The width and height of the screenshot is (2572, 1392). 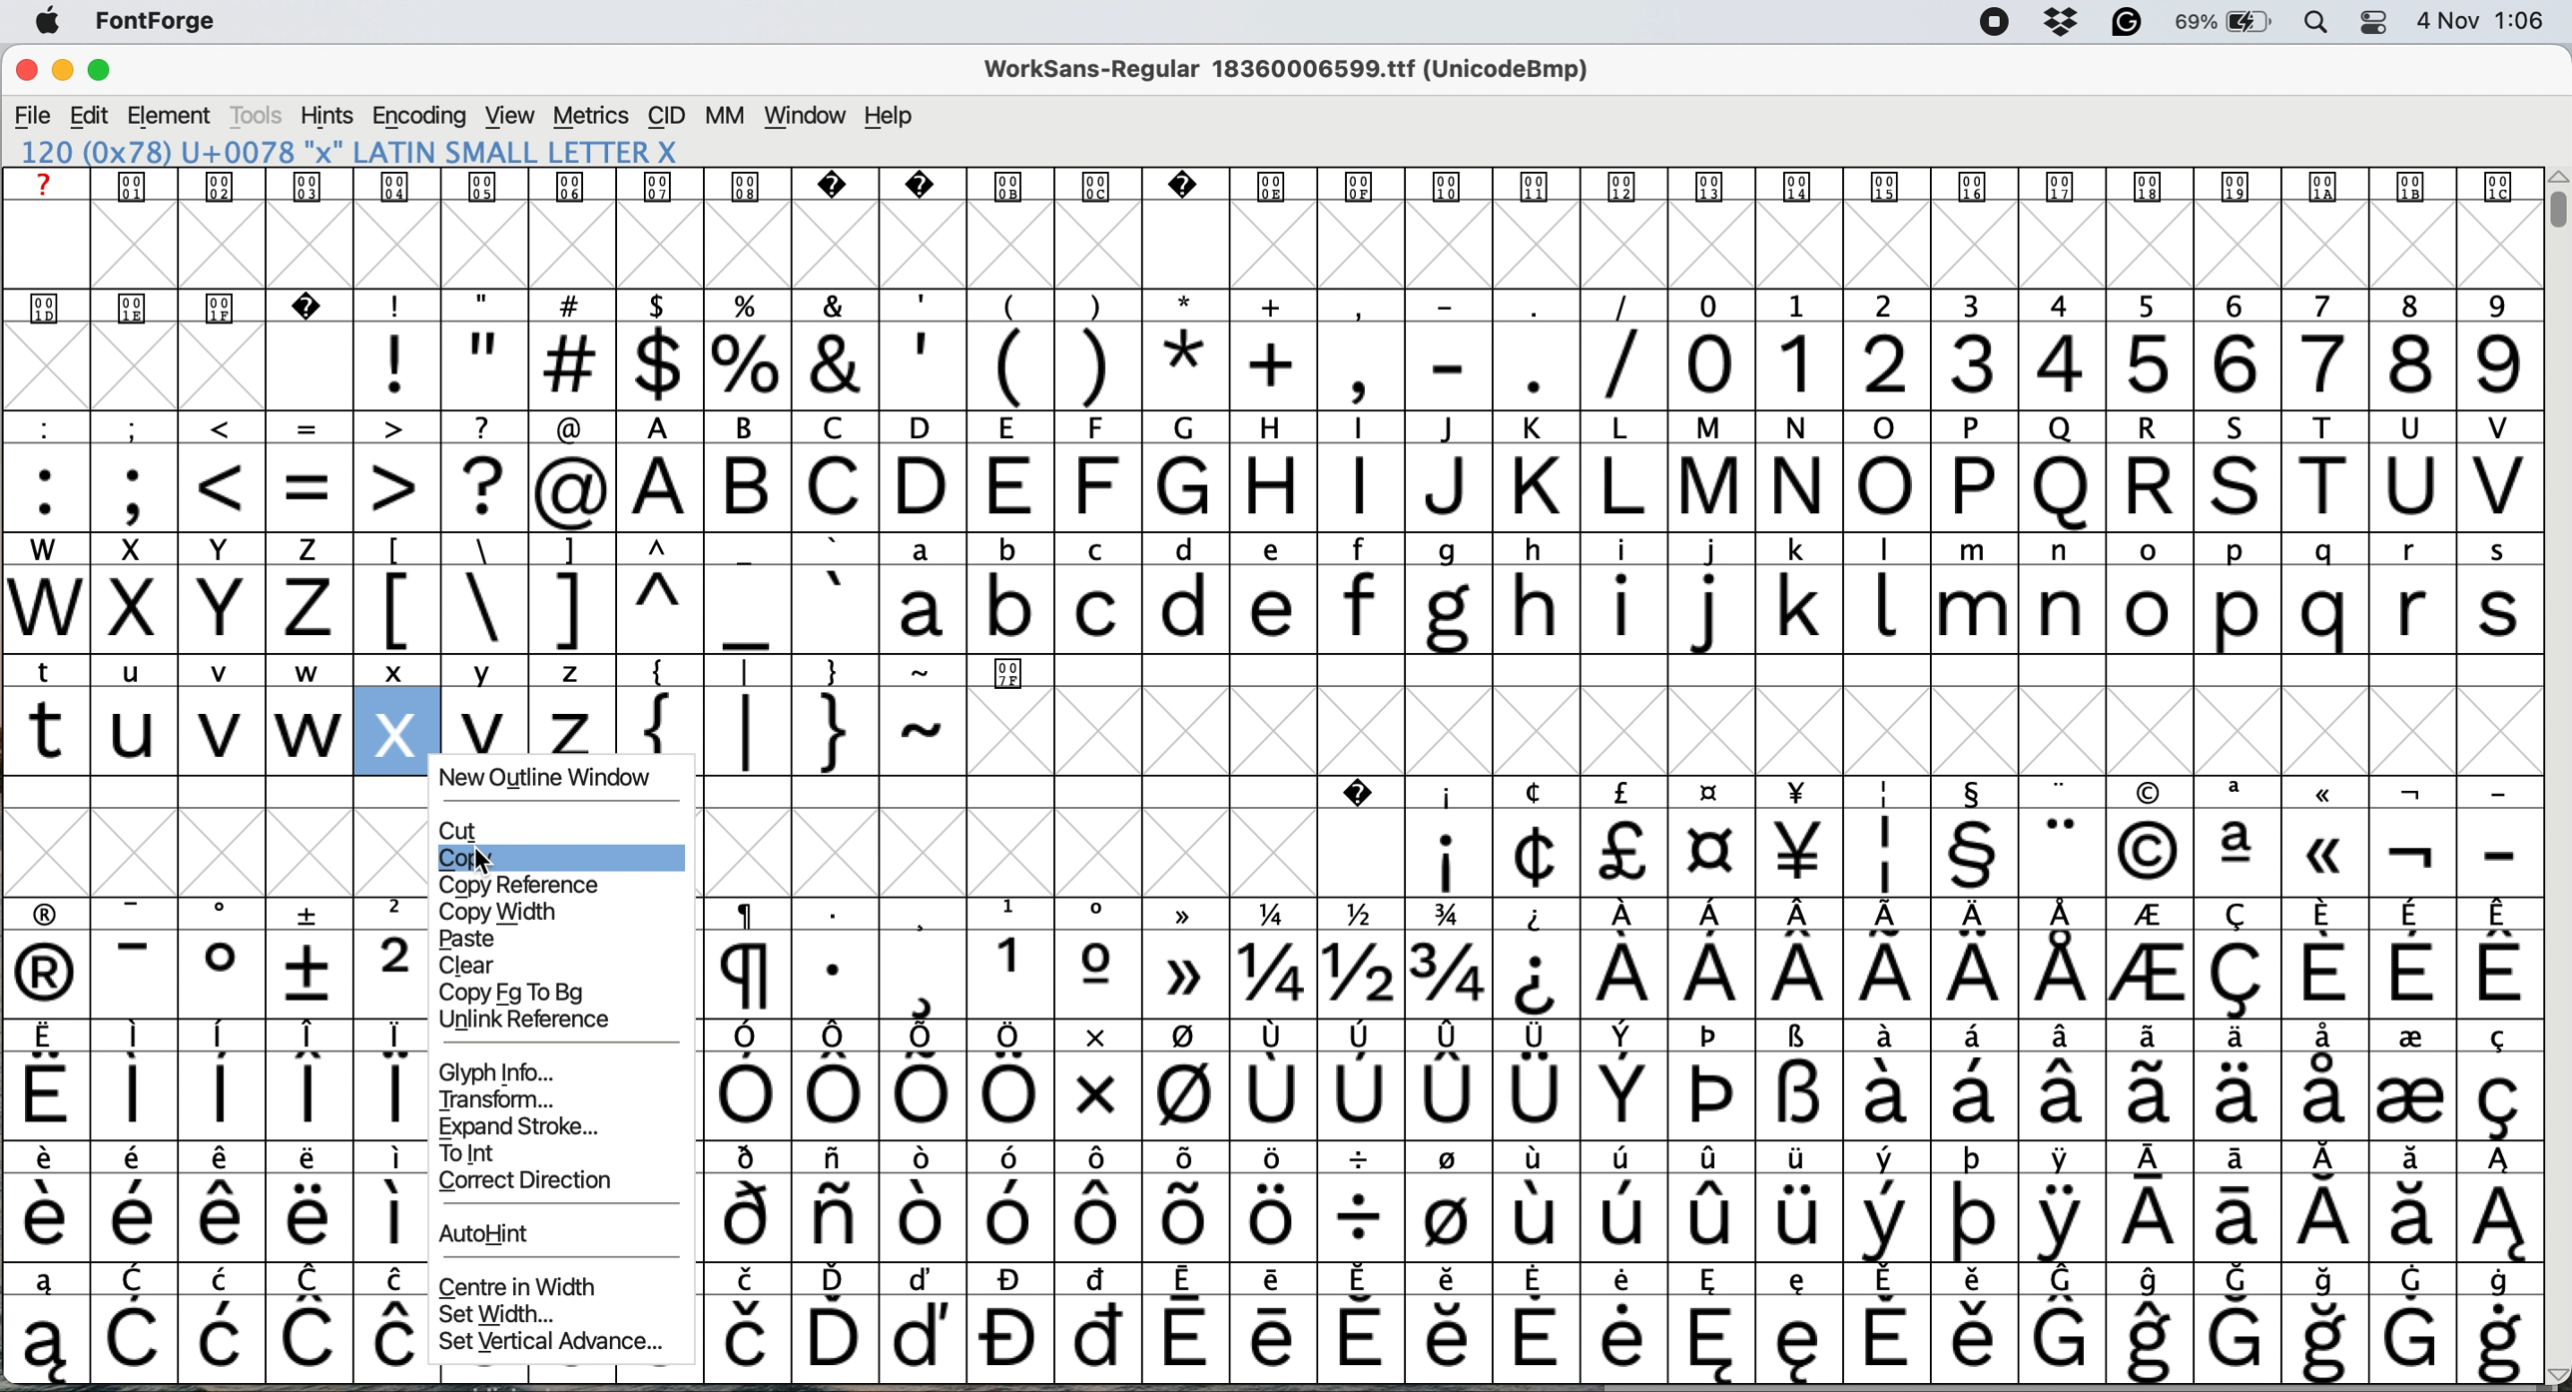 I want to click on system logo, so click(x=56, y=22).